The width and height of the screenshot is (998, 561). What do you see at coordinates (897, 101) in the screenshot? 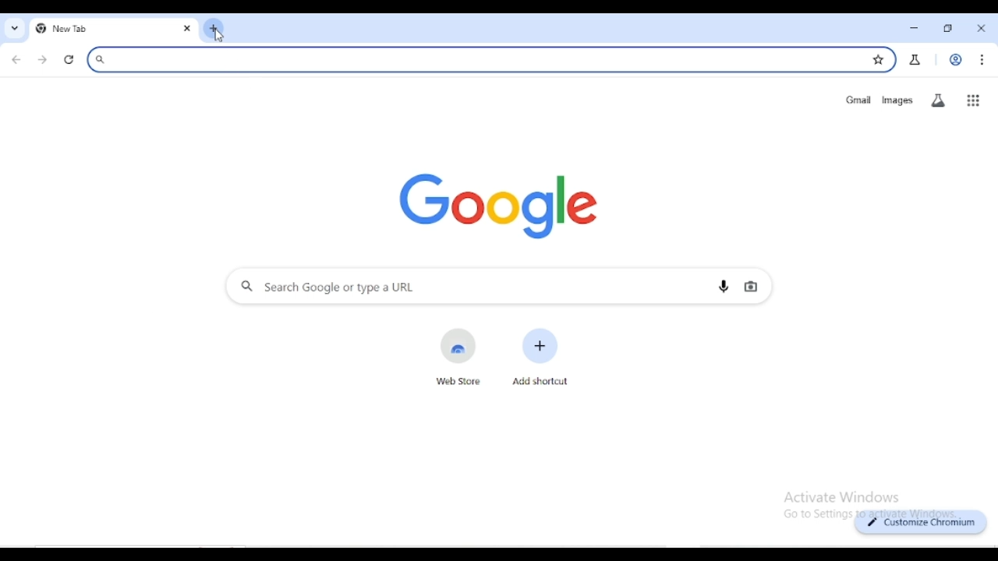
I see `images` at bounding box center [897, 101].